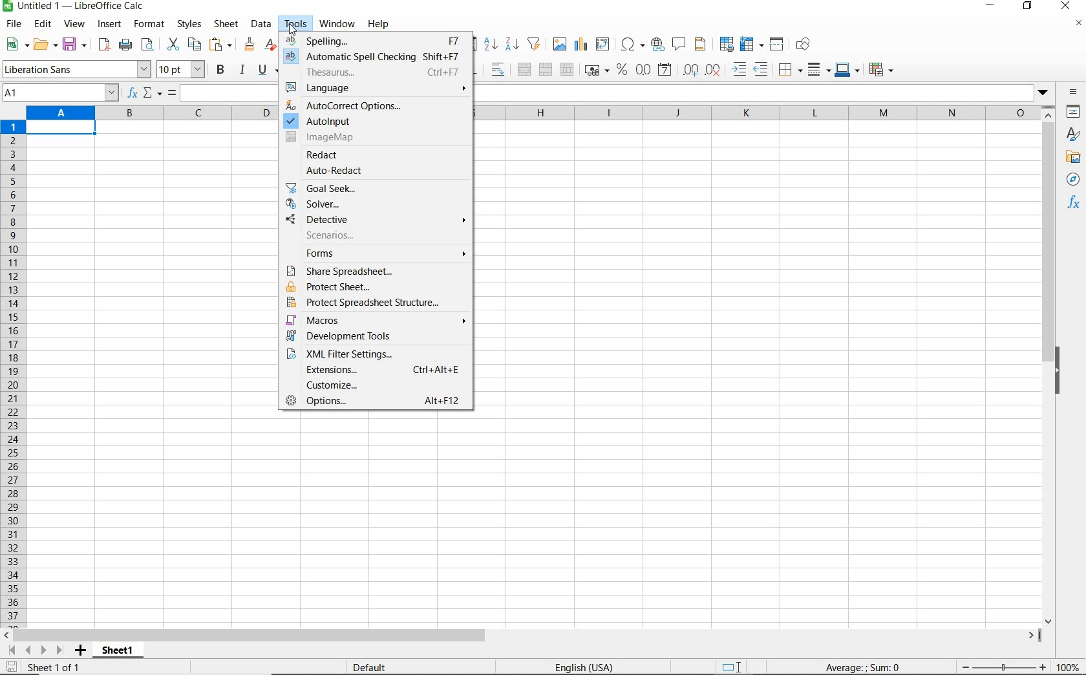 The height and width of the screenshot is (675, 1086). I want to click on sort descending, so click(511, 44).